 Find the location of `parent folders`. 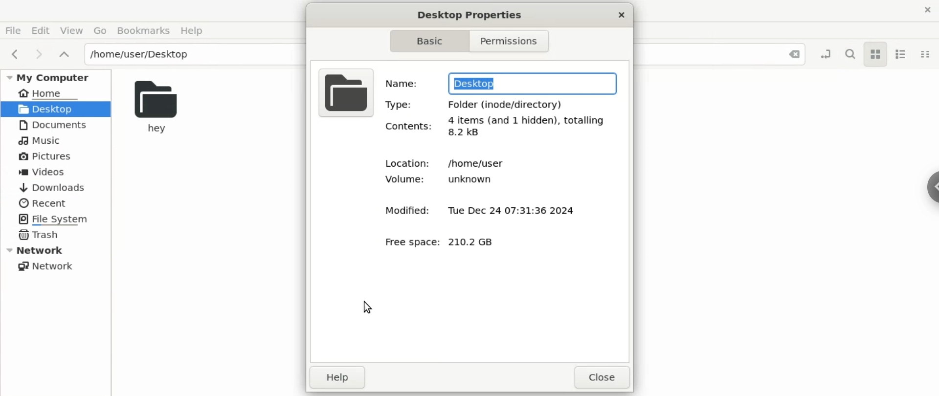

parent folders is located at coordinates (66, 54).